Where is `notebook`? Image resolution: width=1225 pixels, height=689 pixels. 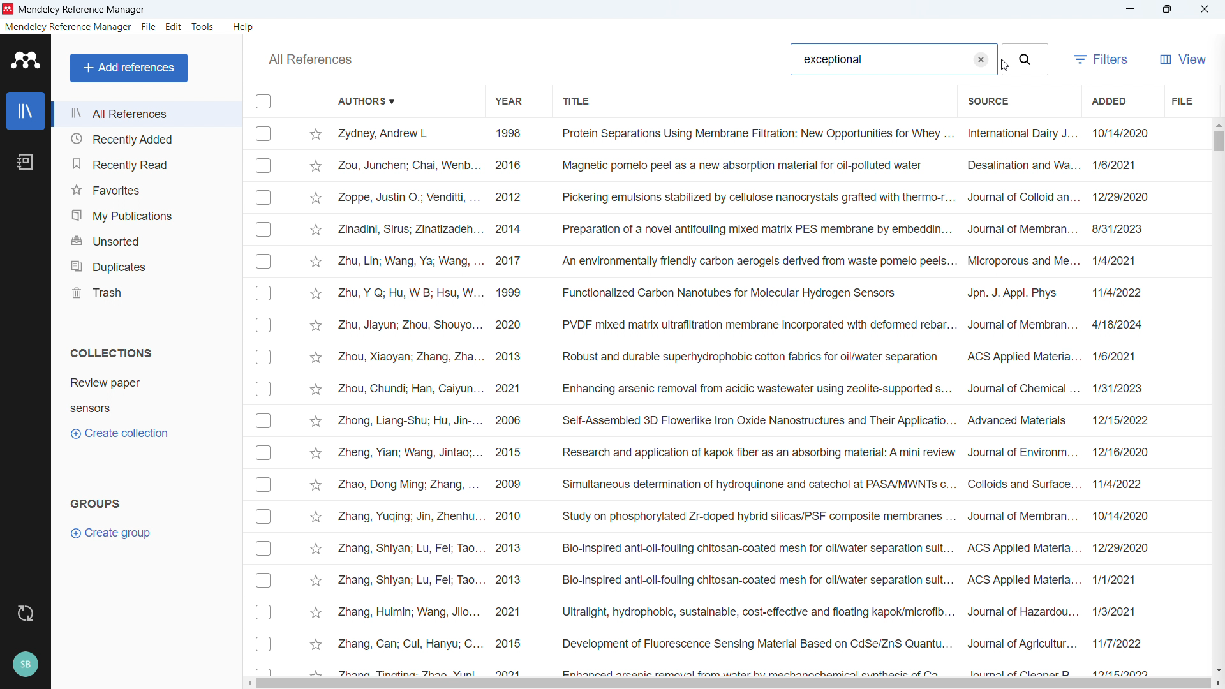
notebook is located at coordinates (26, 162).